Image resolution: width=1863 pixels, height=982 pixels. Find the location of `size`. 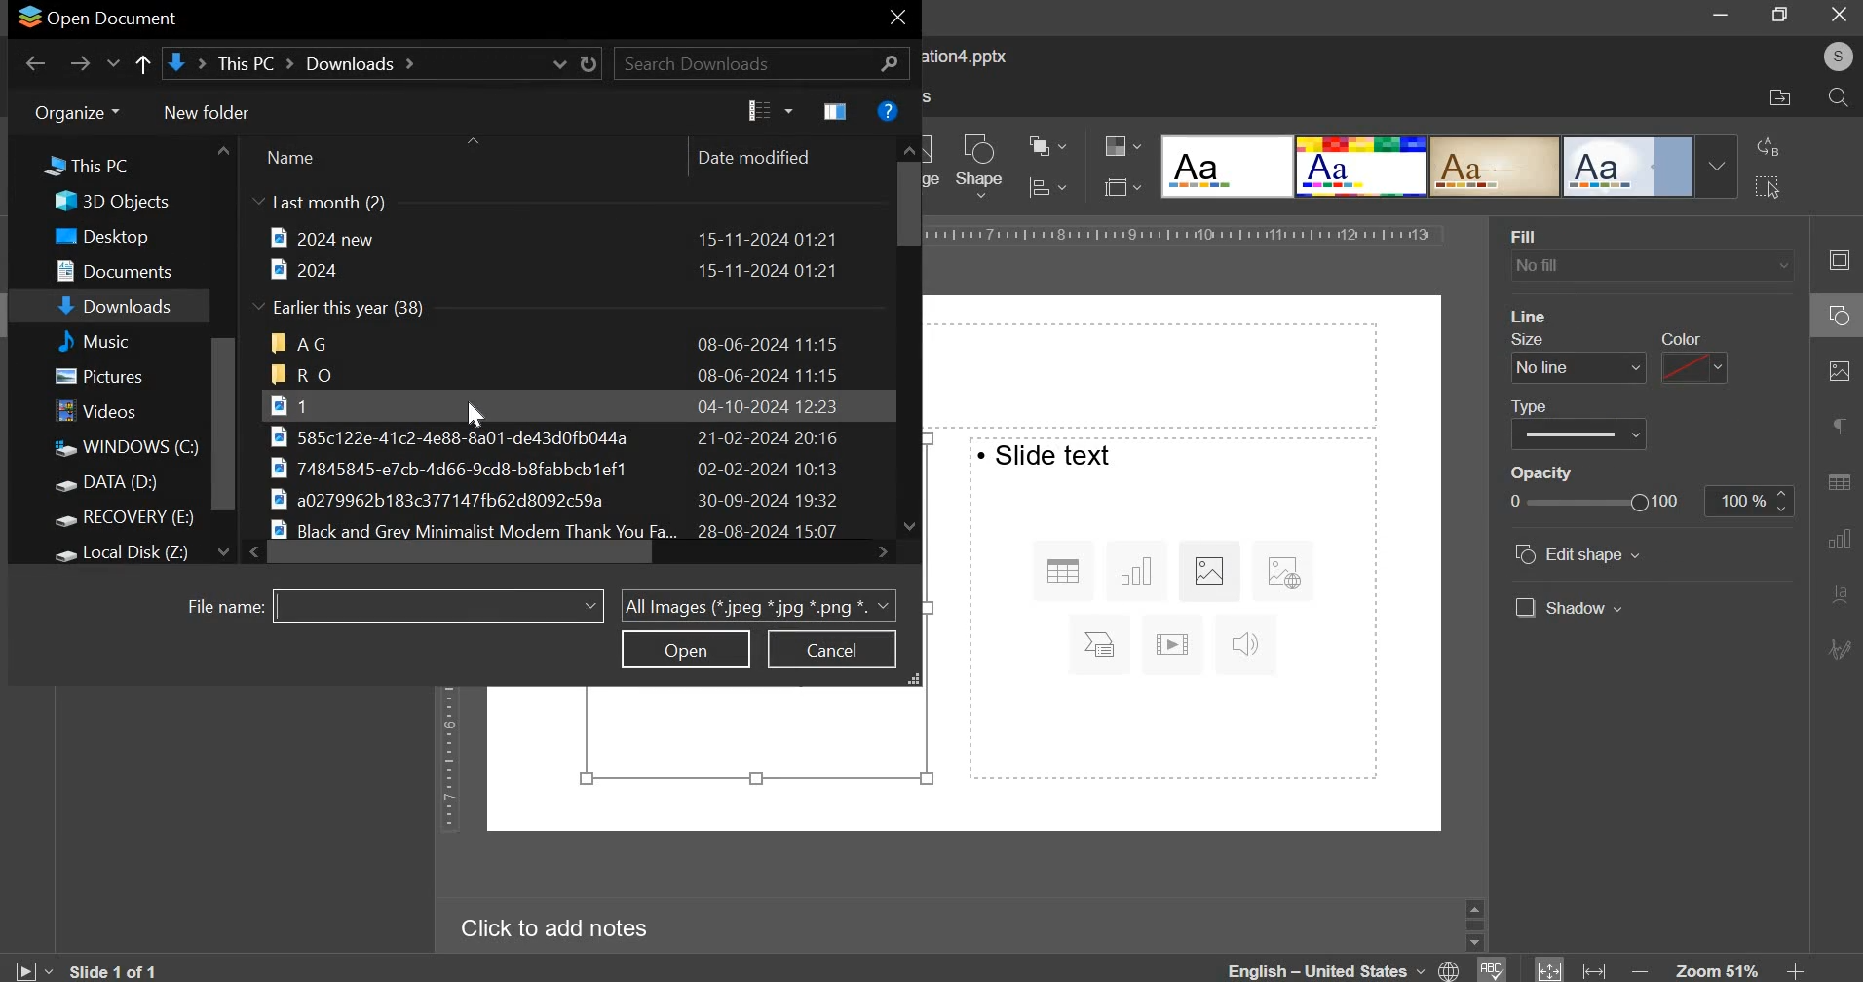

size is located at coordinates (1526, 339).